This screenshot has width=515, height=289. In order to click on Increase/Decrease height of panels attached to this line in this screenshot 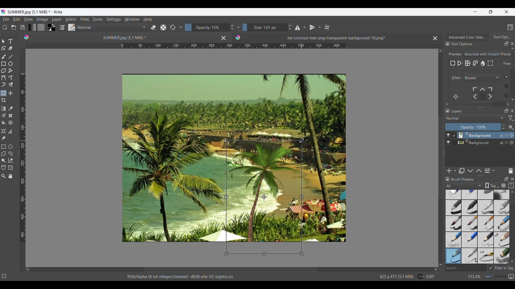, I will do `click(481, 176)`.